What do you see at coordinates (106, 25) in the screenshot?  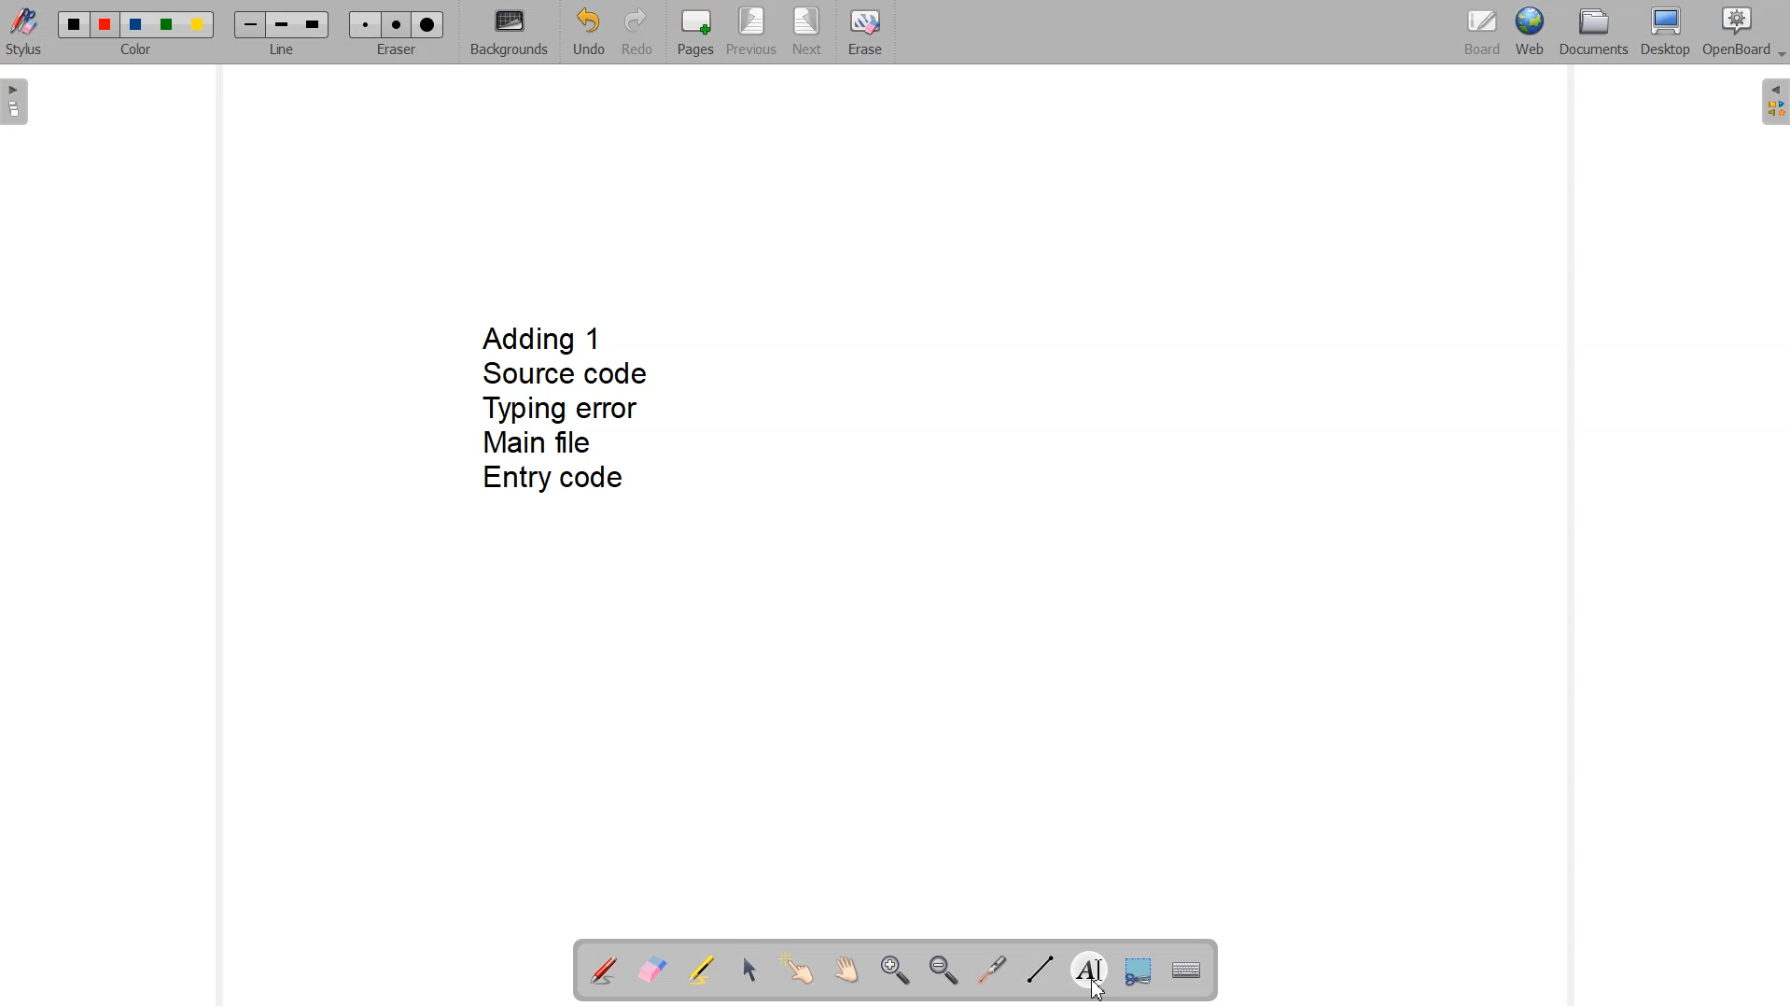 I see `Color 2` at bounding box center [106, 25].